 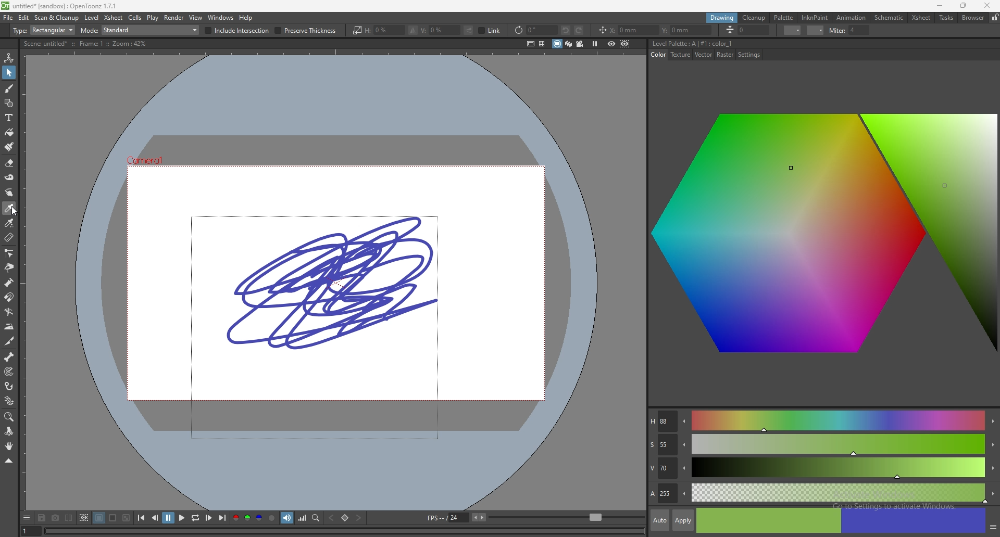 I want to click on palette, so click(x=783, y=17).